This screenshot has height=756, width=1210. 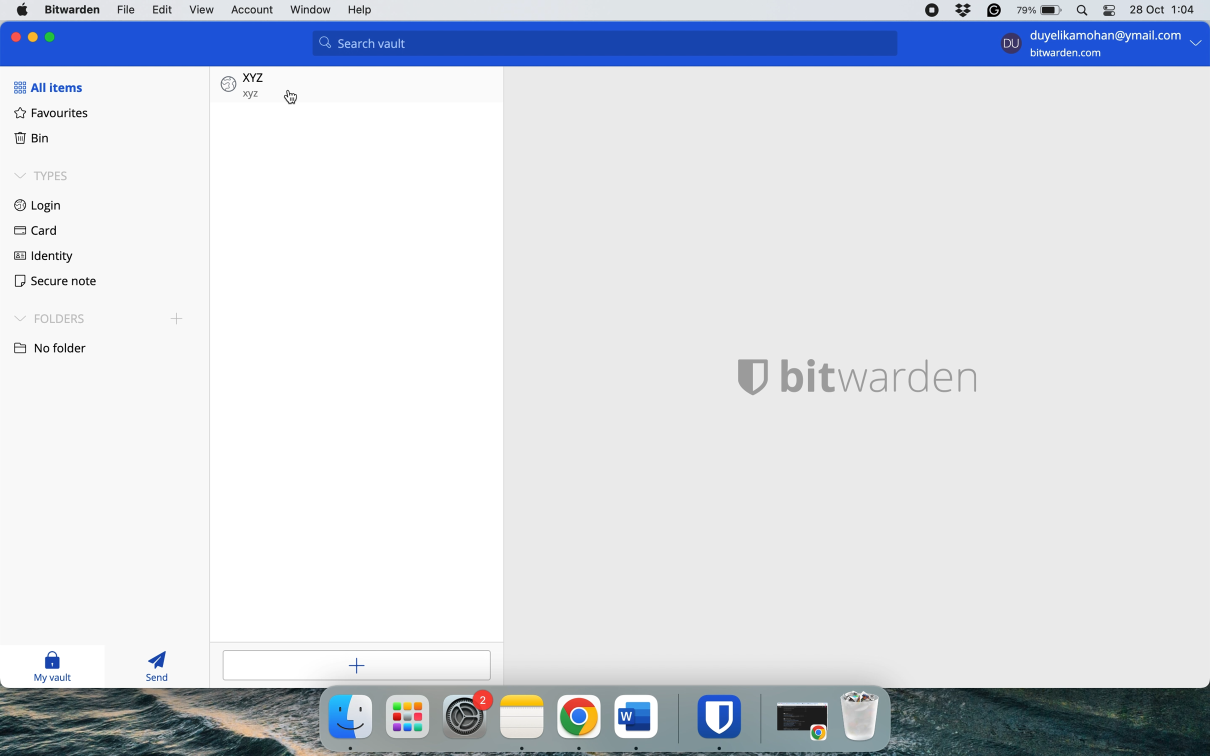 What do you see at coordinates (1107, 12) in the screenshot?
I see `control center` at bounding box center [1107, 12].